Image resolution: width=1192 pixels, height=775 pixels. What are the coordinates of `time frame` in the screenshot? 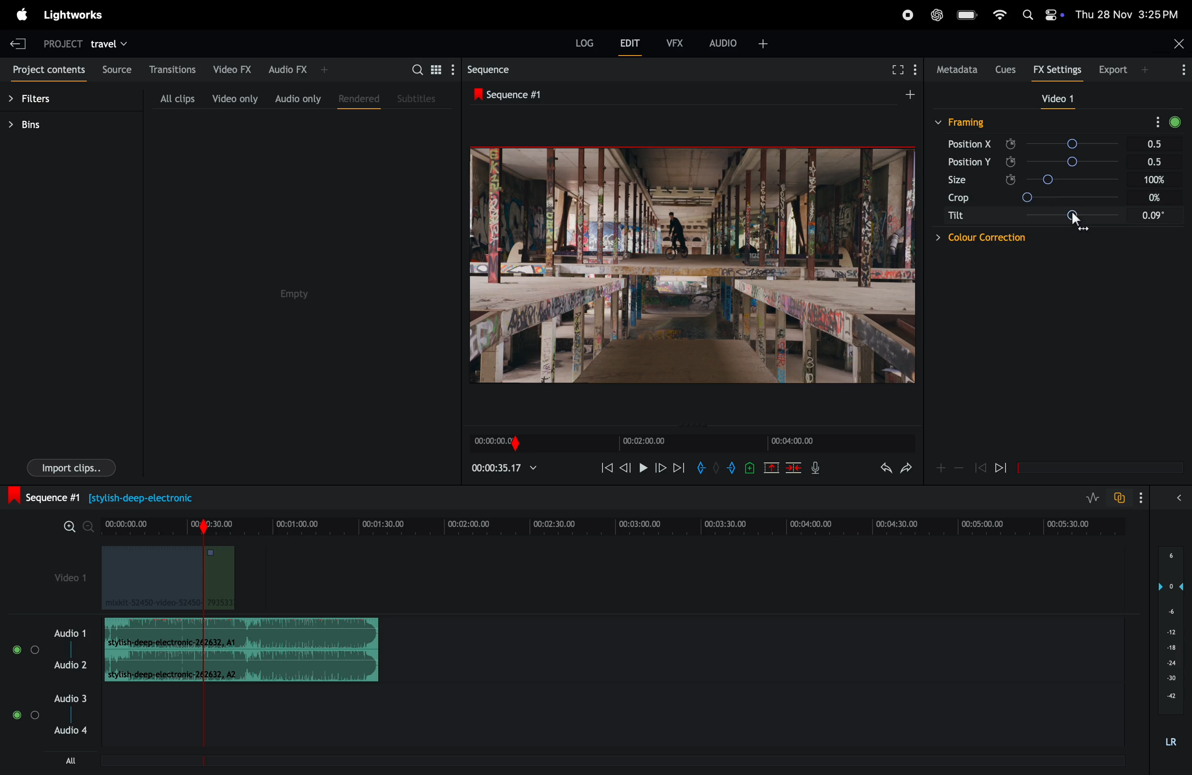 It's located at (503, 468).